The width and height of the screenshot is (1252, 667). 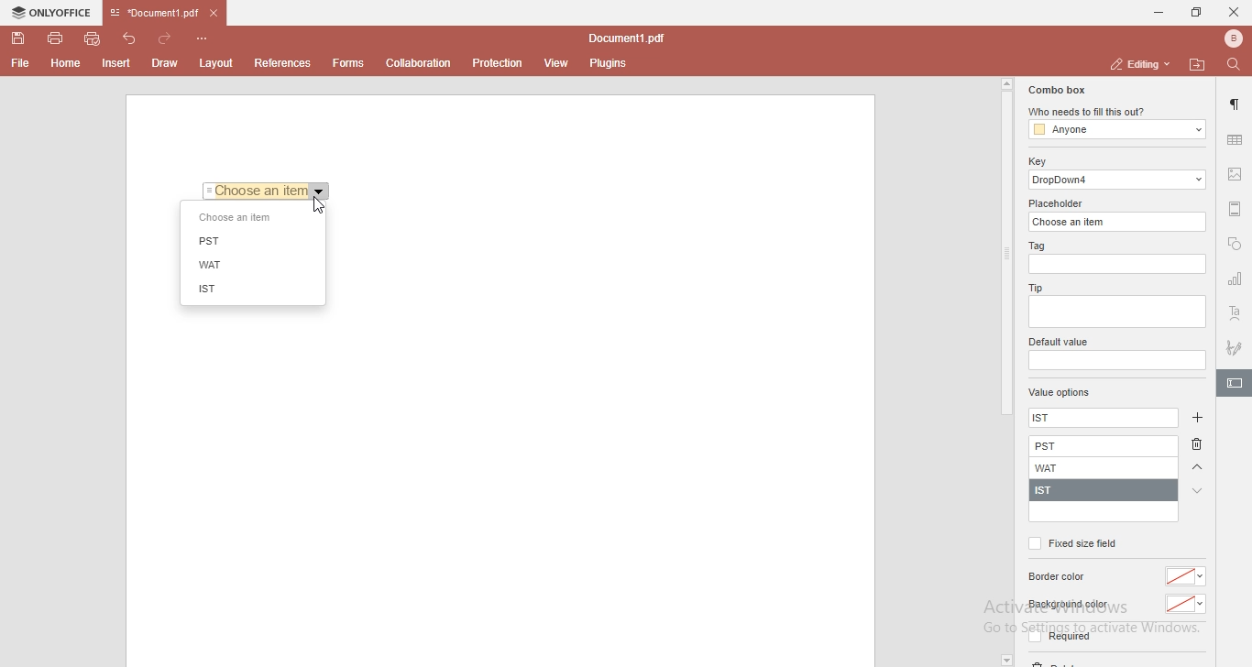 I want to click on add button , so click(x=1196, y=416).